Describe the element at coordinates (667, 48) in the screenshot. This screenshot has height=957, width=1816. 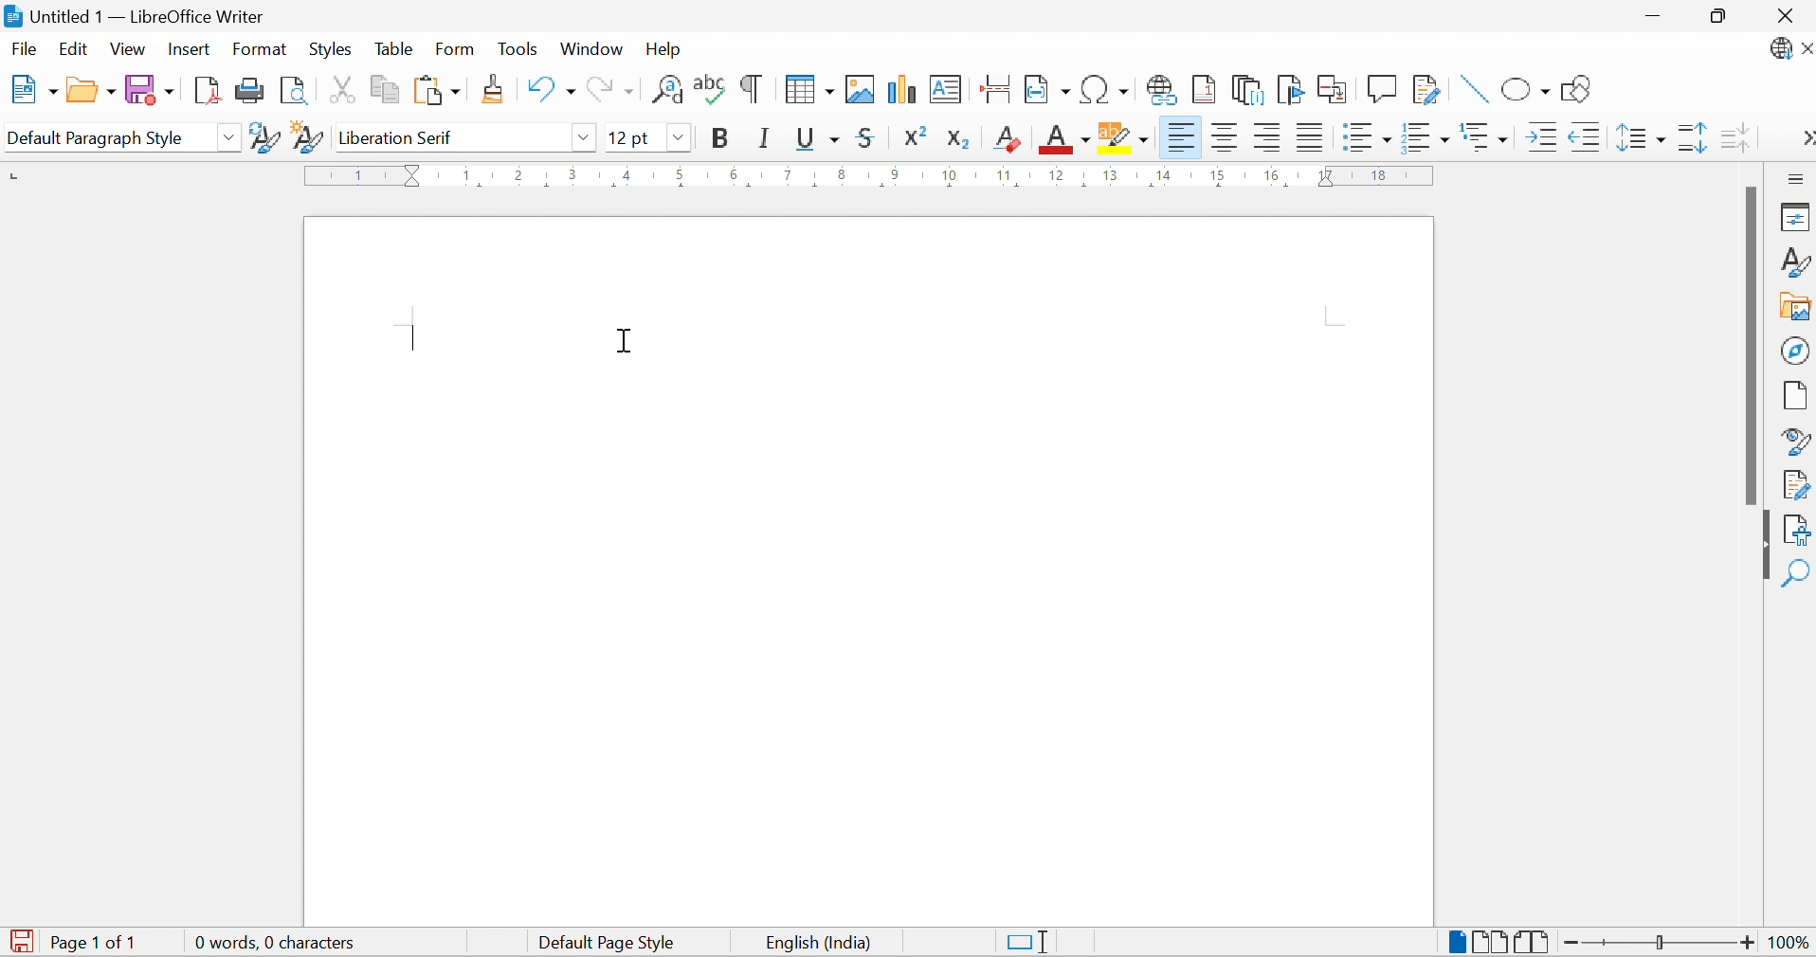
I see `Help` at that location.